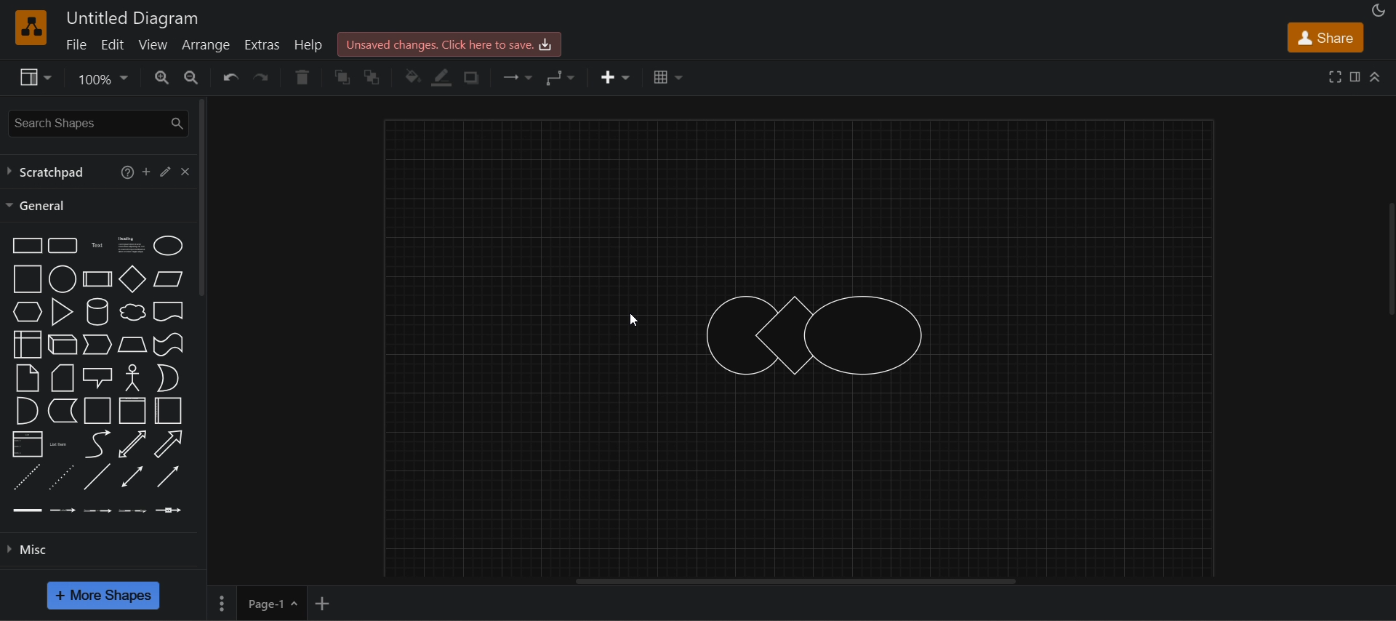 Image resolution: width=1396 pixels, height=621 pixels. What do you see at coordinates (1379, 11) in the screenshot?
I see `apprarance` at bounding box center [1379, 11].